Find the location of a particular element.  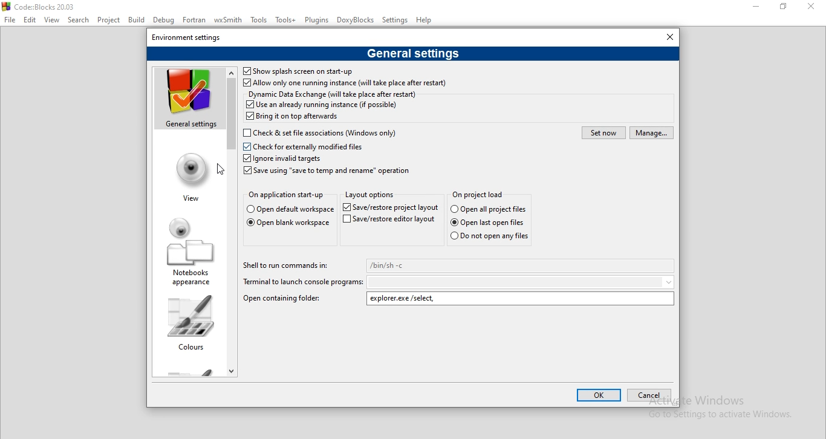

/bin/sh-c is located at coordinates (521, 266).